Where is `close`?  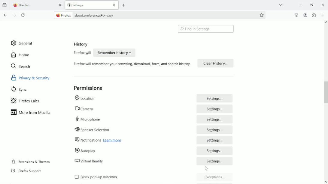
close is located at coordinates (114, 5).